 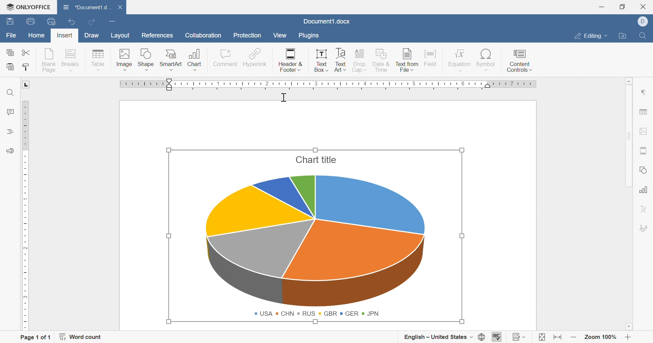 I want to click on File, so click(x=10, y=35).